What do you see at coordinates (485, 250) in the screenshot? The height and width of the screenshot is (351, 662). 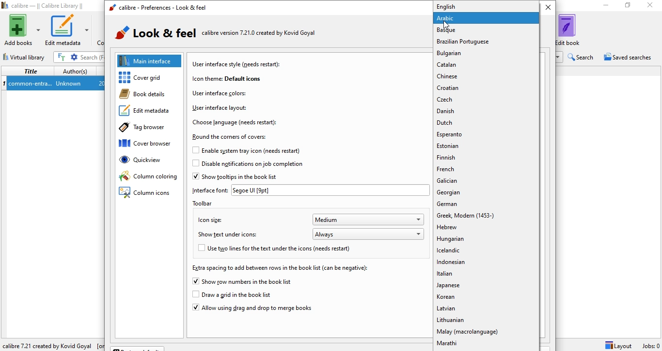 I see `icelandic` at bounding box center [485, 250].